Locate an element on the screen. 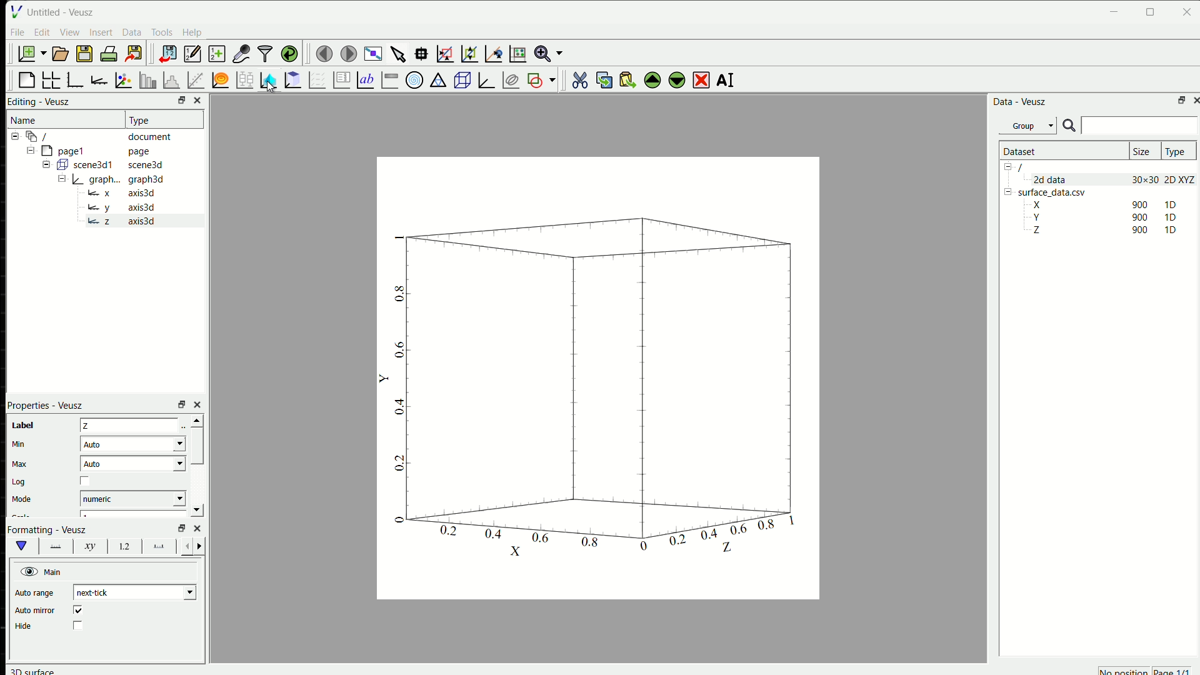 This screenshot has width=1200, height=675. cursor is located at coordinates (271, 87).